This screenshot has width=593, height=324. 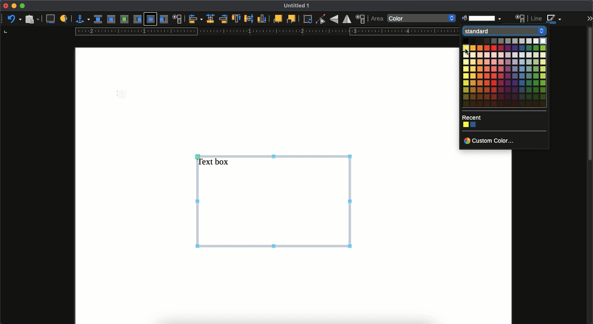 What do you see at coordinates (347, 19) in the screenshot?
I see `rotate horizontally ` at bounding box center [347, 19].